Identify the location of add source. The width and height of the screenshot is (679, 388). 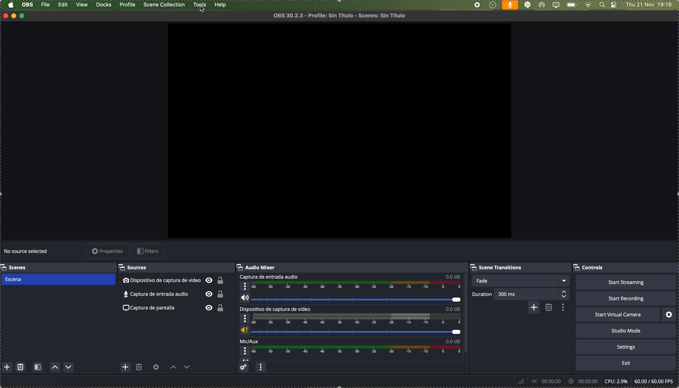
(125, 367).